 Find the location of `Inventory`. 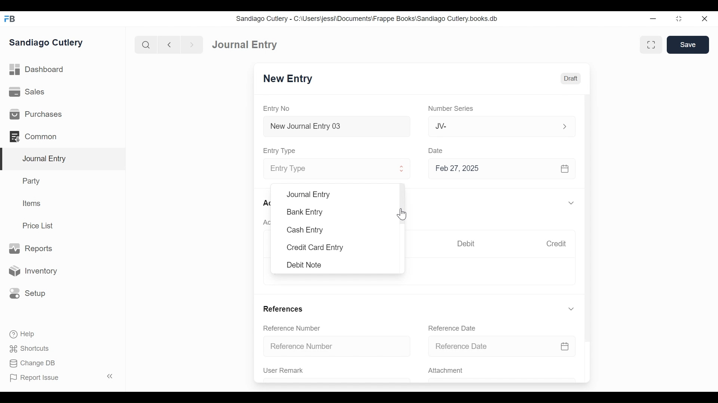

Inventory is located at coordinates (32, 271).